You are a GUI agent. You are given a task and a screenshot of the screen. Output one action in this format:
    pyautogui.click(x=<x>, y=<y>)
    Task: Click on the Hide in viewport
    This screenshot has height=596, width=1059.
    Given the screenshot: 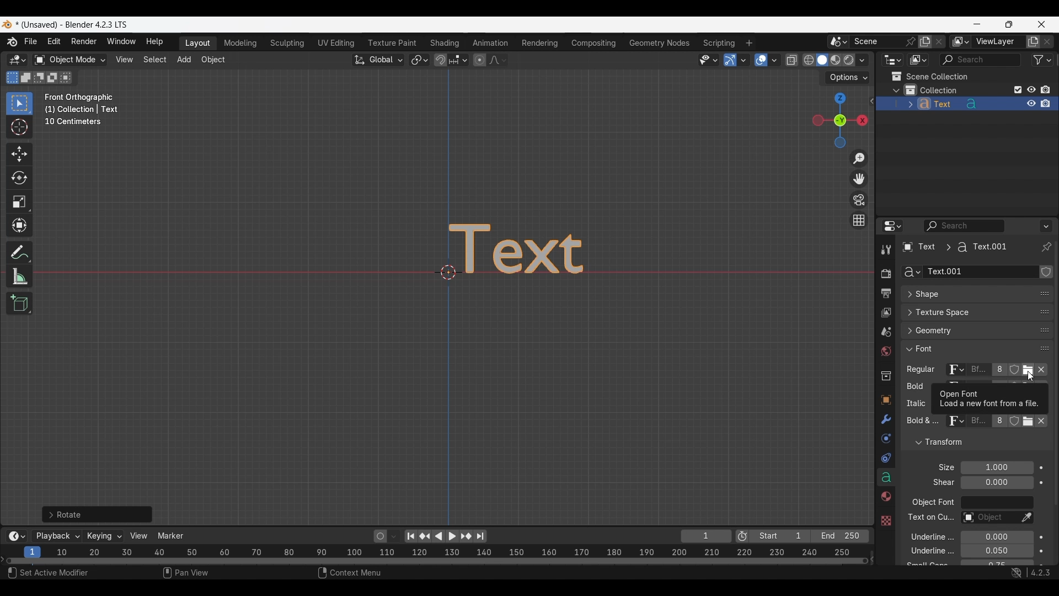 What is the action you would take?
    pyautogui.click(x=1031, y=89)
    